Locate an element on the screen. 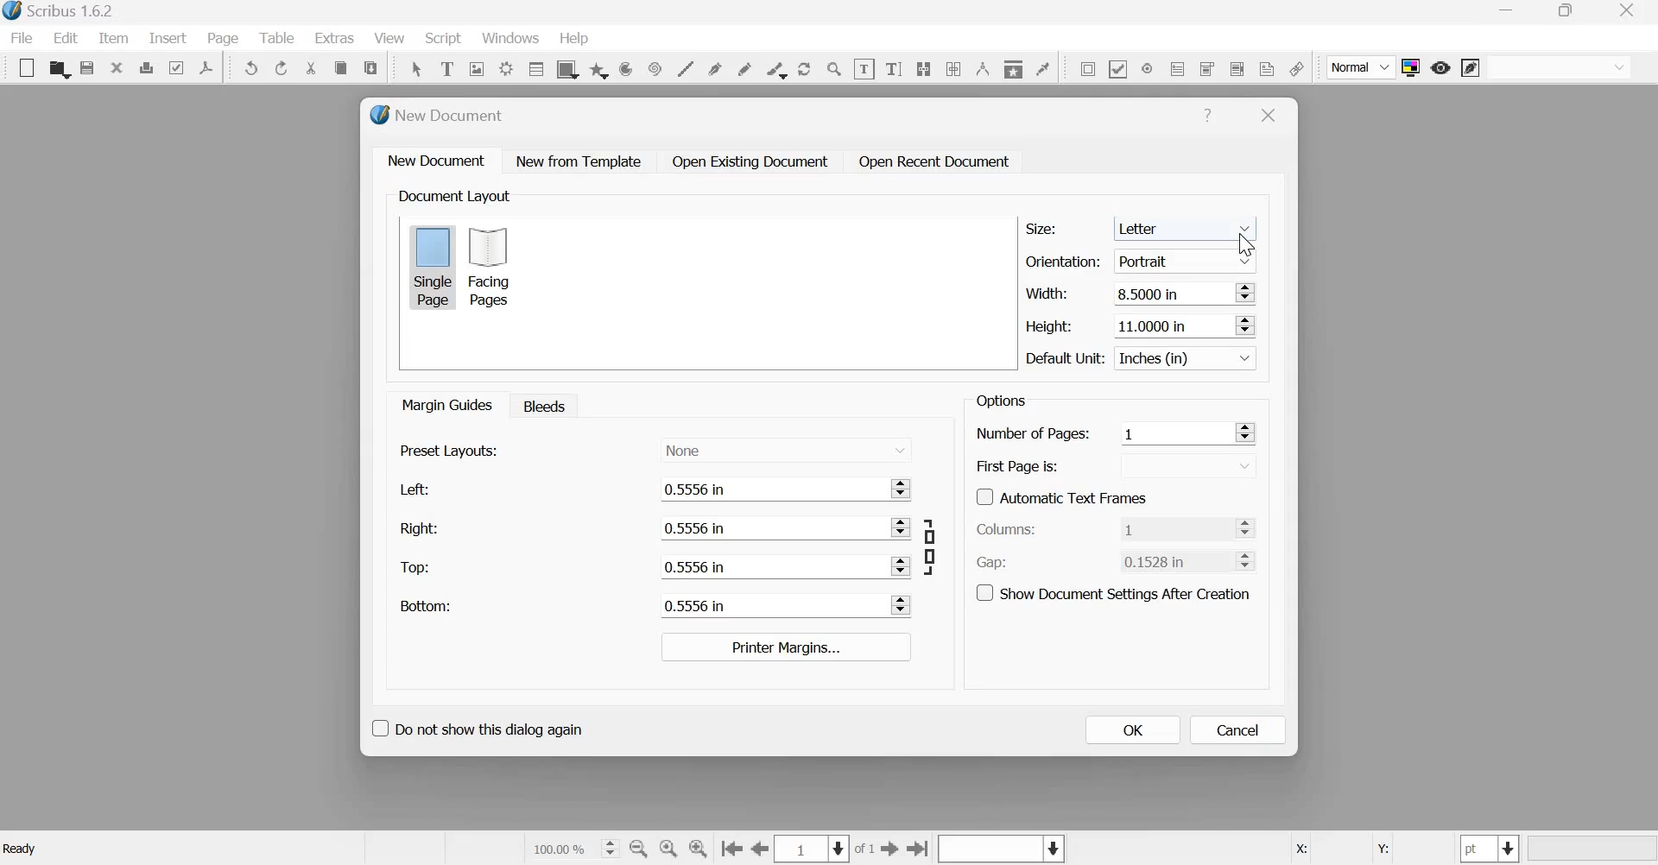 The image size is (1658, 865). Single page is located at coordinates (433, 266).